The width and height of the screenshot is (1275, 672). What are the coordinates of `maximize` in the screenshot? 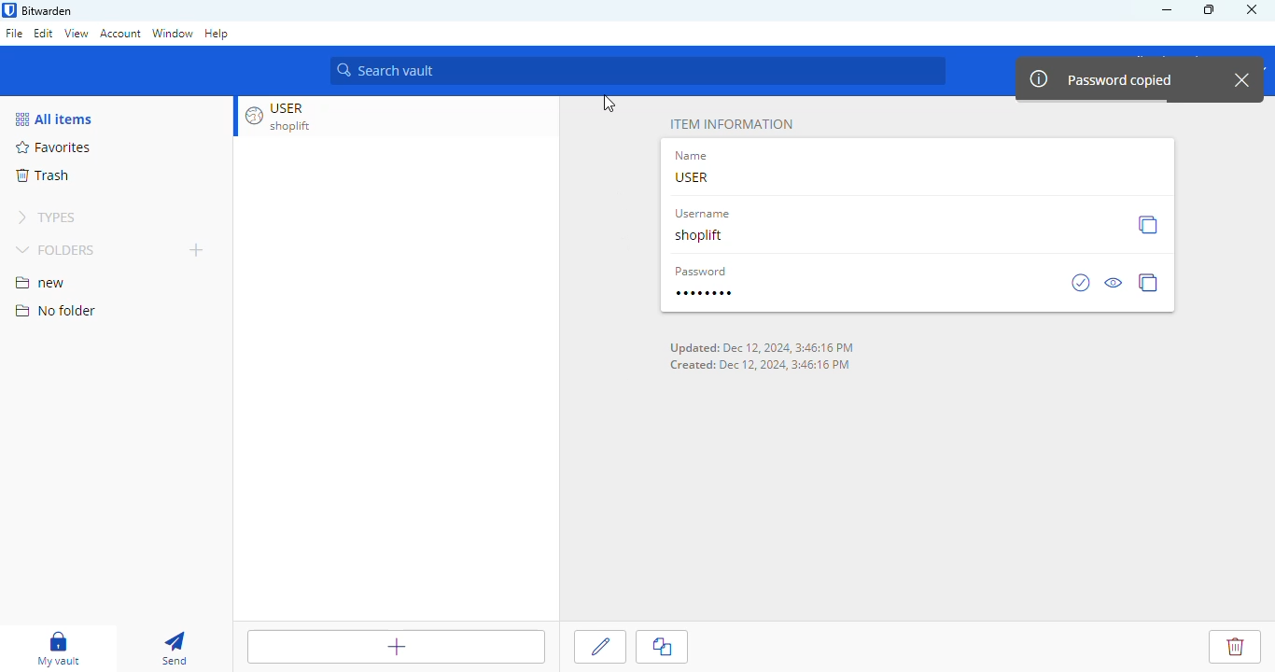 It's located at (1210, 9).